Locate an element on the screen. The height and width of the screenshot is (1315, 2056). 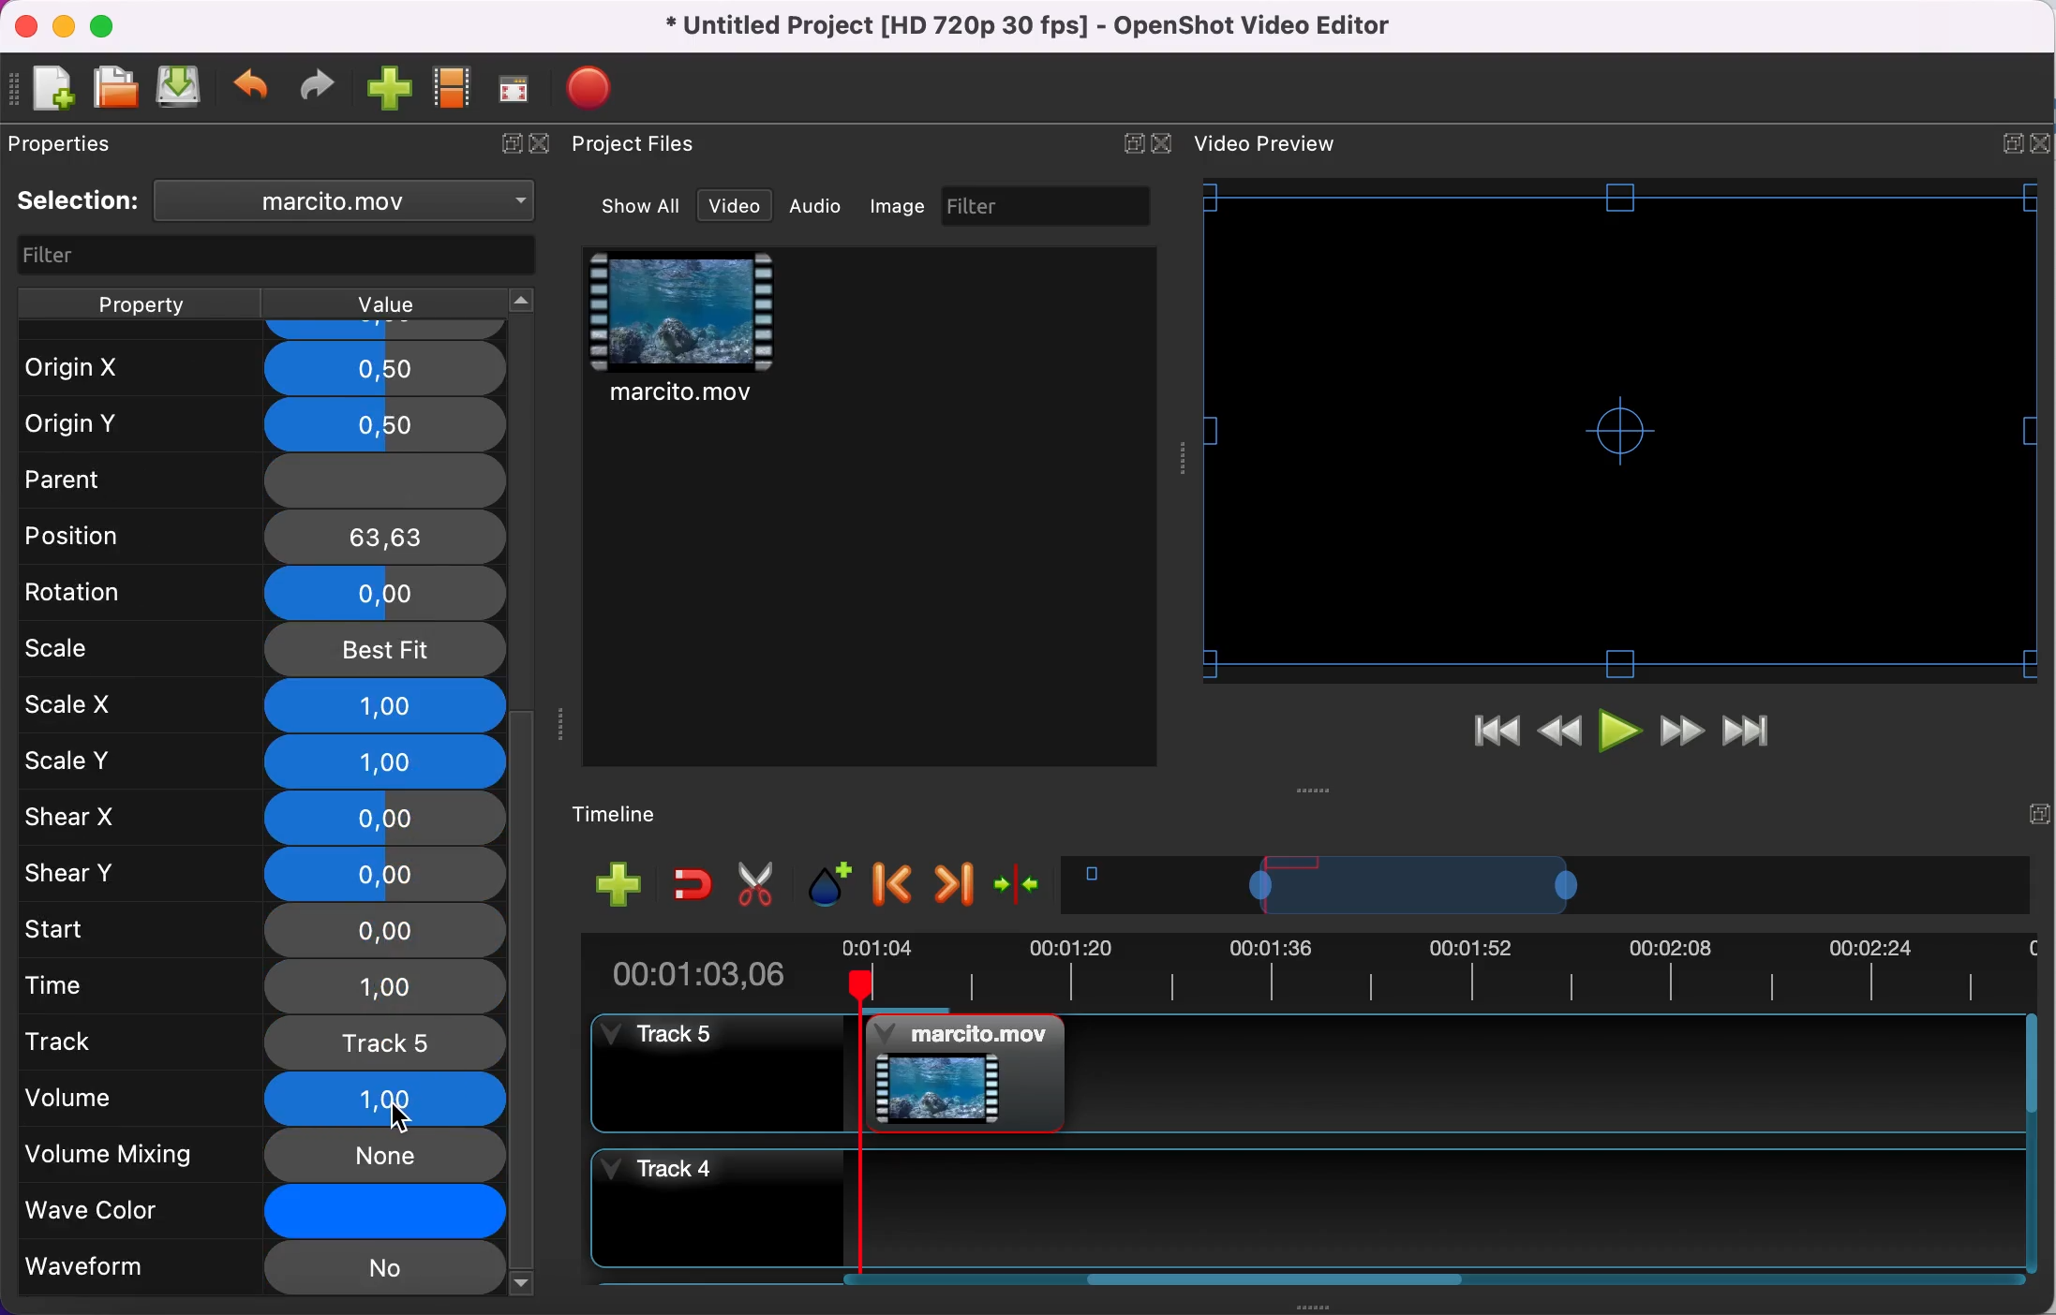
timeline is located at coordinates (630, 816).